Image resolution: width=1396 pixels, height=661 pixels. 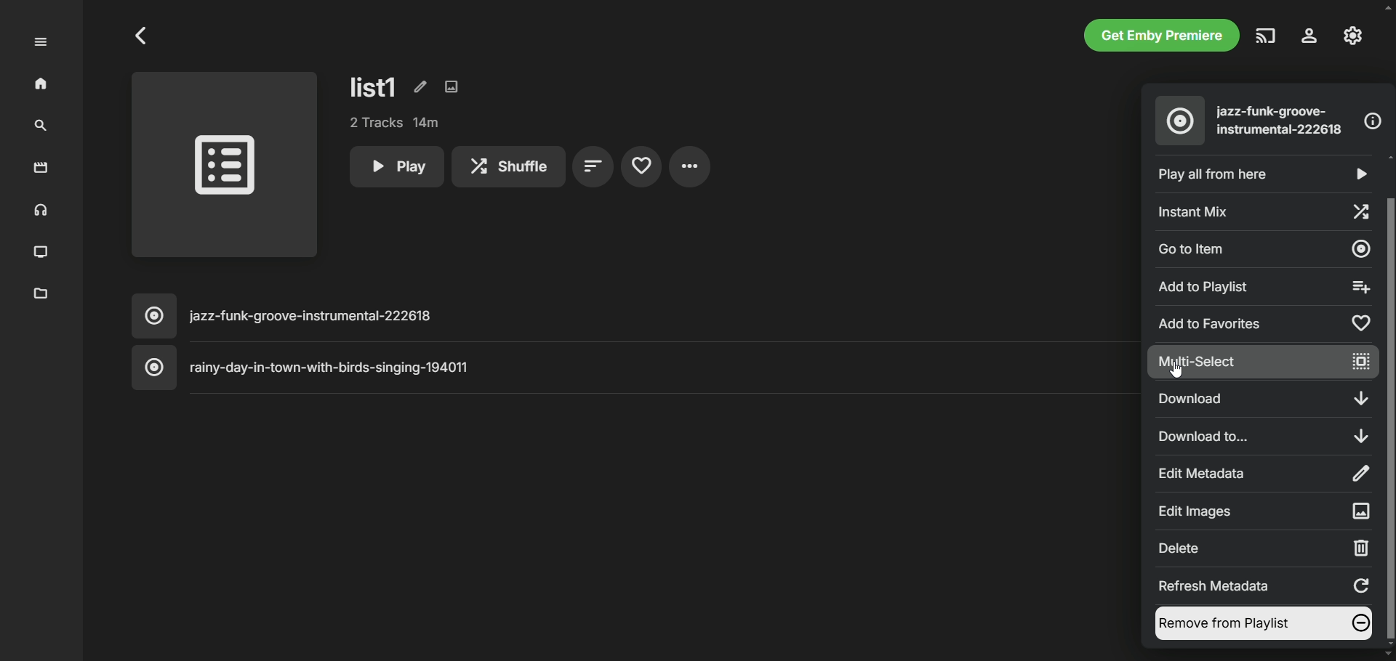 I want to click on Edit images, so click(x=1261, y=511).